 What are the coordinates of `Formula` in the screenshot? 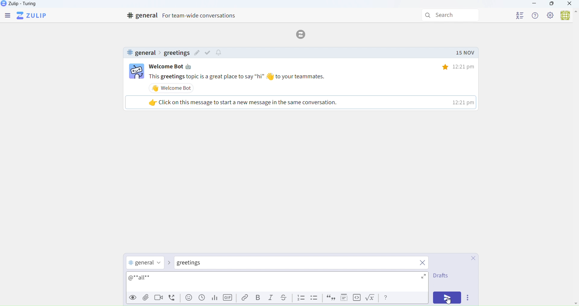 It's located at (372, 299).